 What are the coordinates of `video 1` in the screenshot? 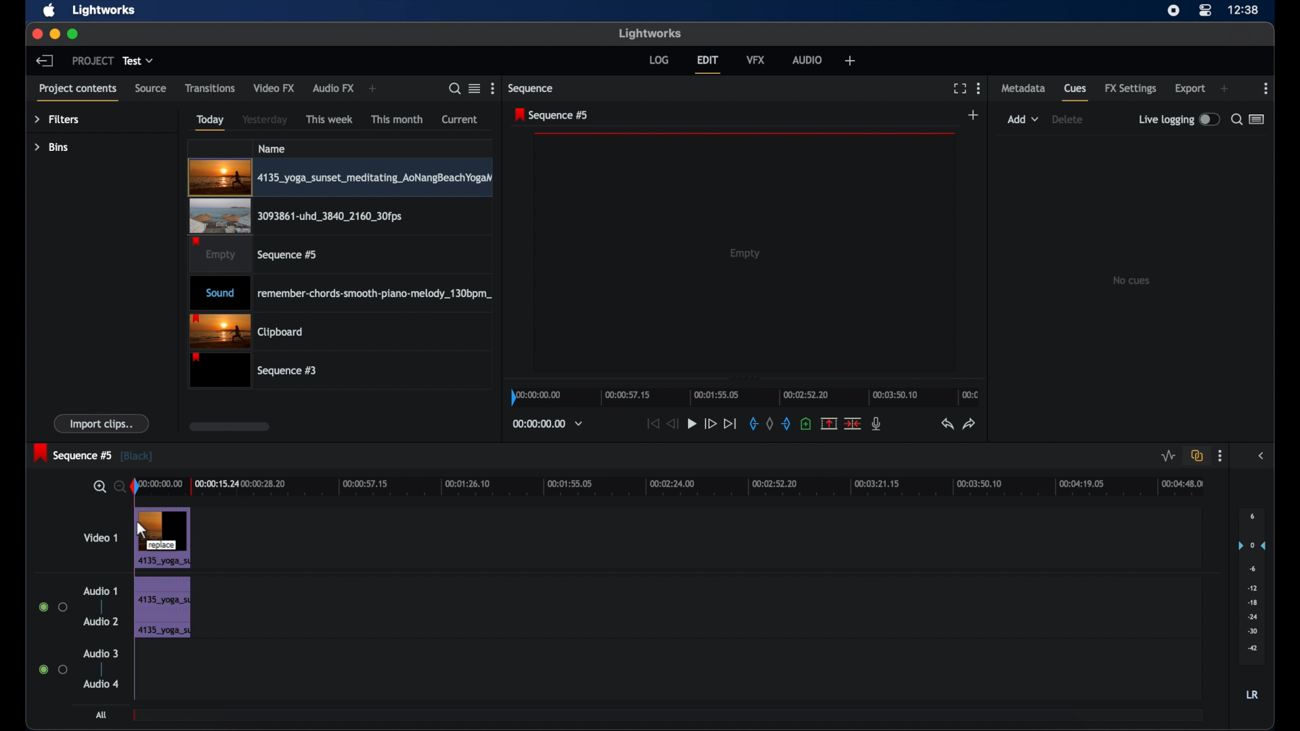 It's located at (102, 538).